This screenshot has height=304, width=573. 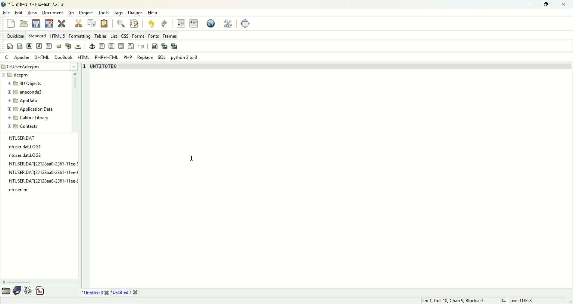 What do you see at coordinates (185, 58) in the screenshot?
I see `python 2 to 3` at bounding box center [185, 58].